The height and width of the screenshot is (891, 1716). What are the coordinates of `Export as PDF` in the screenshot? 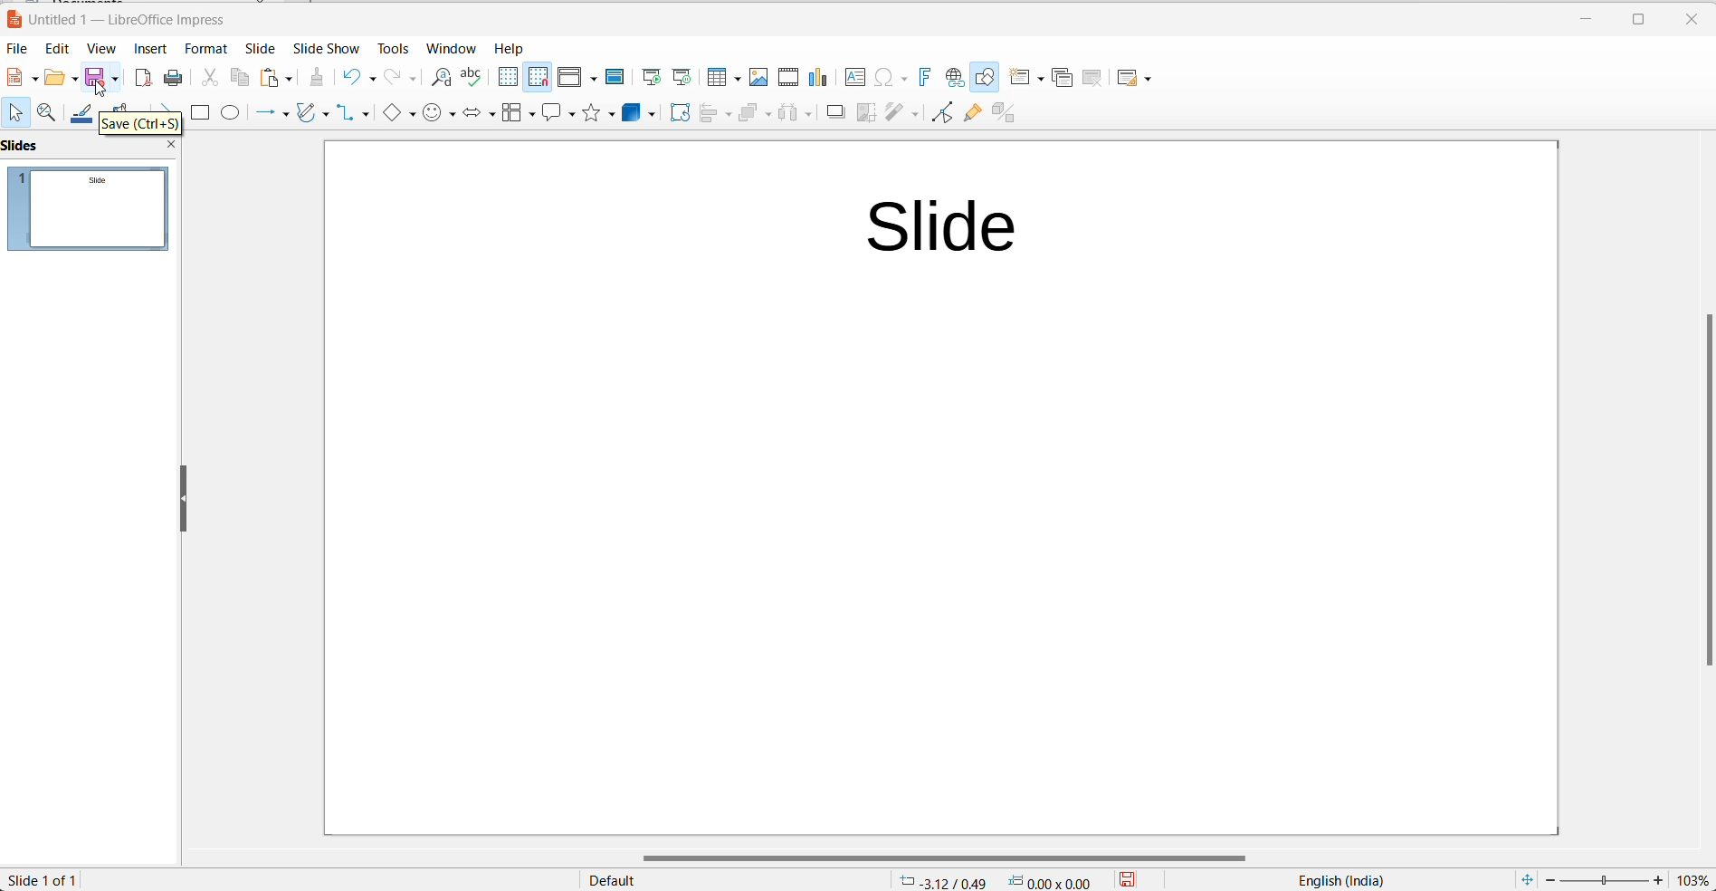 It's located at (139, 79).